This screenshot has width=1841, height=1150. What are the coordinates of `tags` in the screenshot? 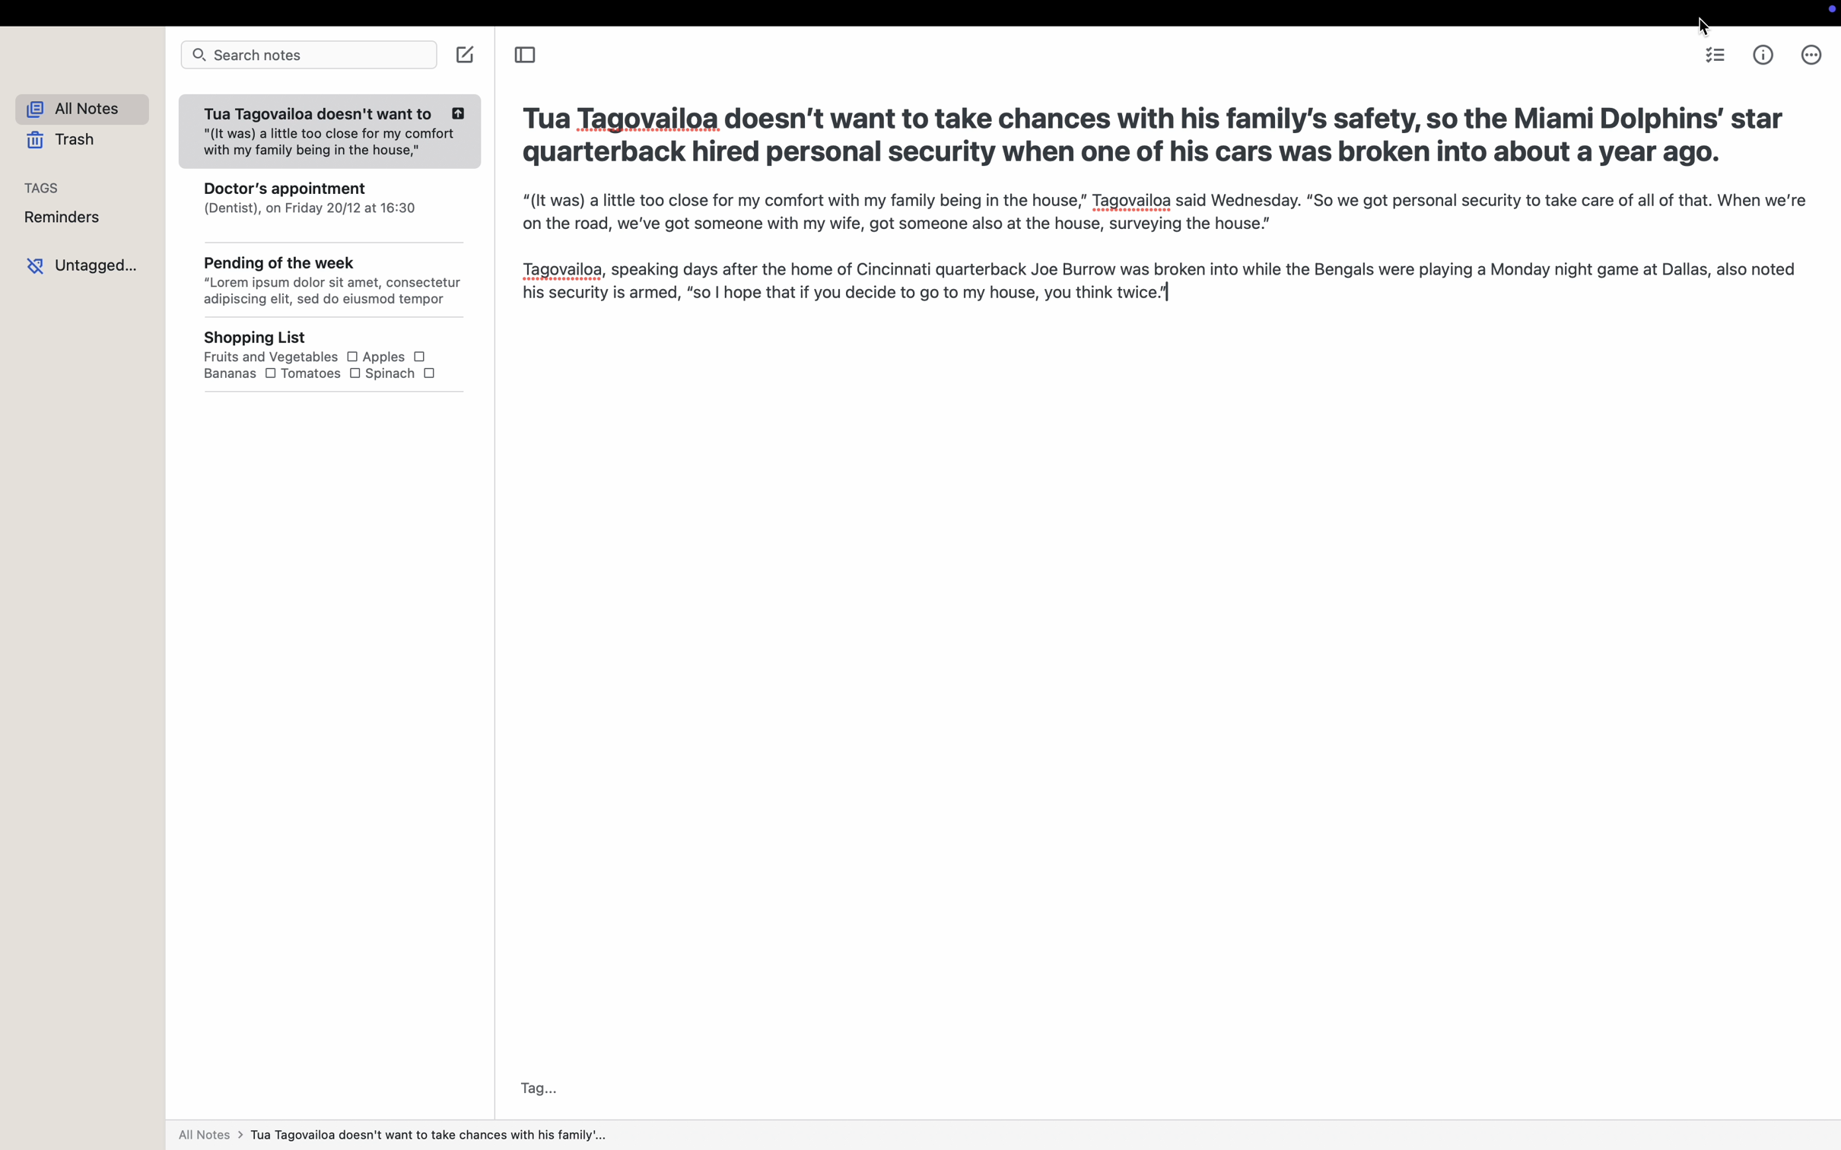 It's located at (43, 186).